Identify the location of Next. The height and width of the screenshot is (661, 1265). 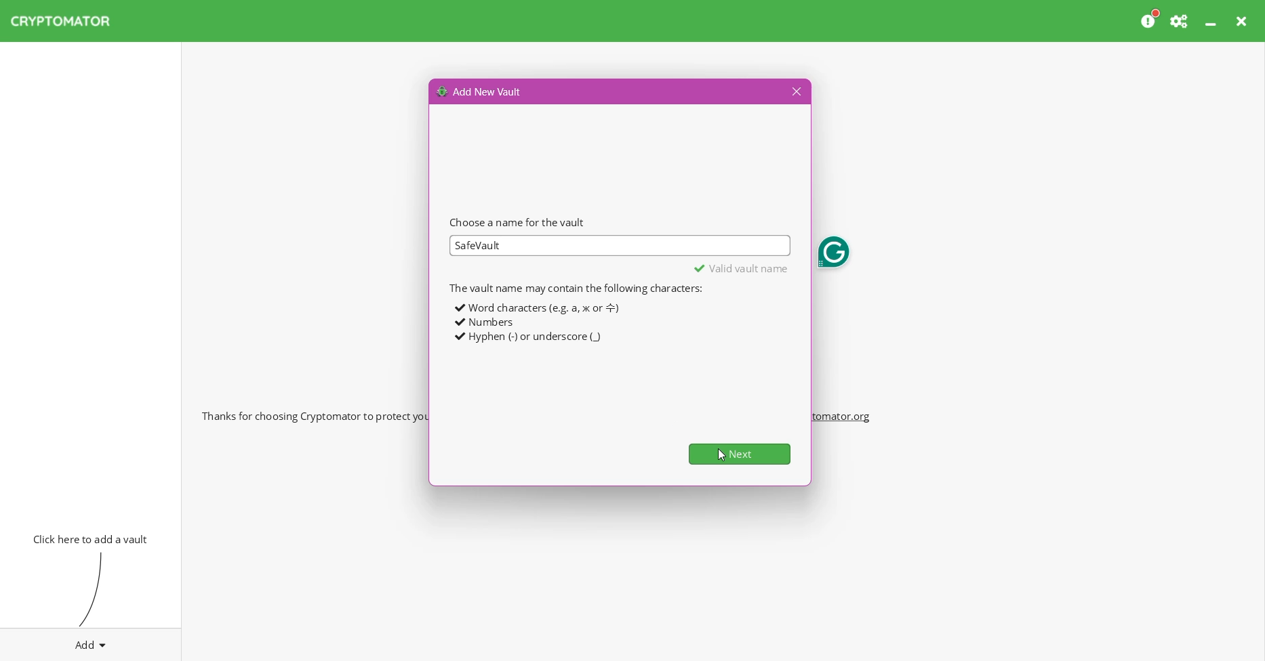
(740, 454).